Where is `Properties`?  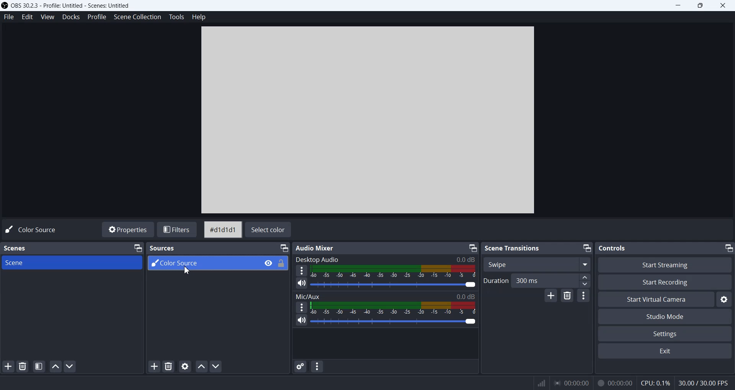 Properties is located at coordinates (127, 230).